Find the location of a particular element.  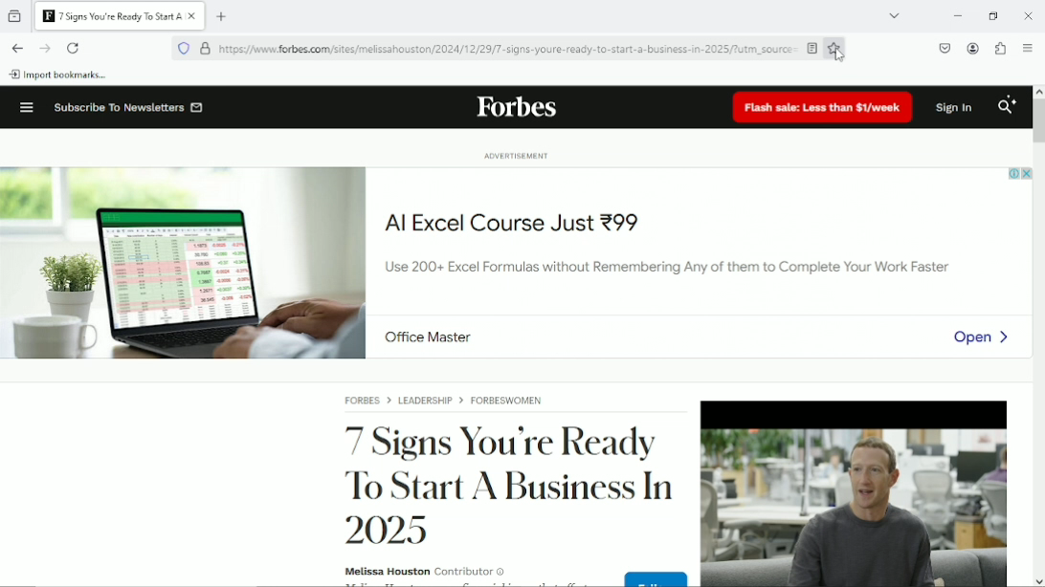

Bookmark this page is located at coordinates (836, 49).